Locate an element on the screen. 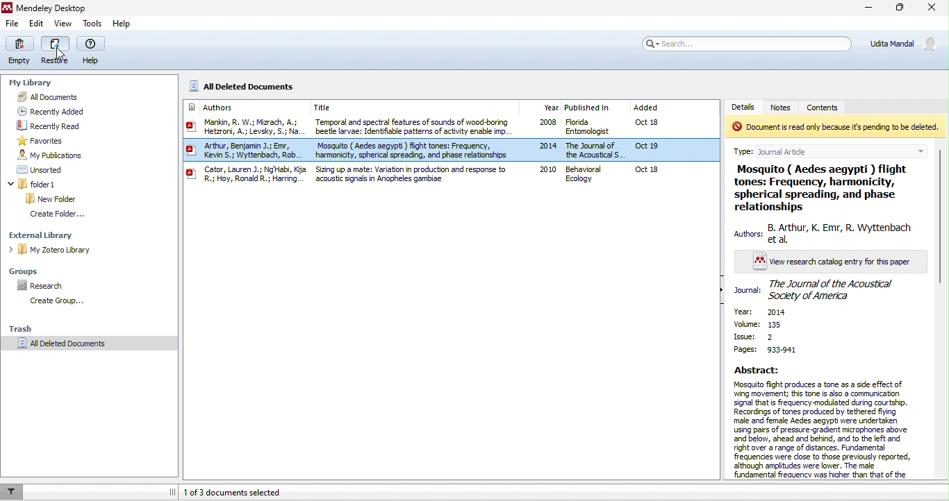 Image resolution: width=949 pixels, height=501 pixels. 2008 2014 2010 is located at coordinates (543, 150).